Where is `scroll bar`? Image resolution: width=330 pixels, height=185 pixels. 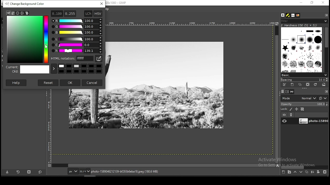
scroll bar is located at coordinates (326, 49).